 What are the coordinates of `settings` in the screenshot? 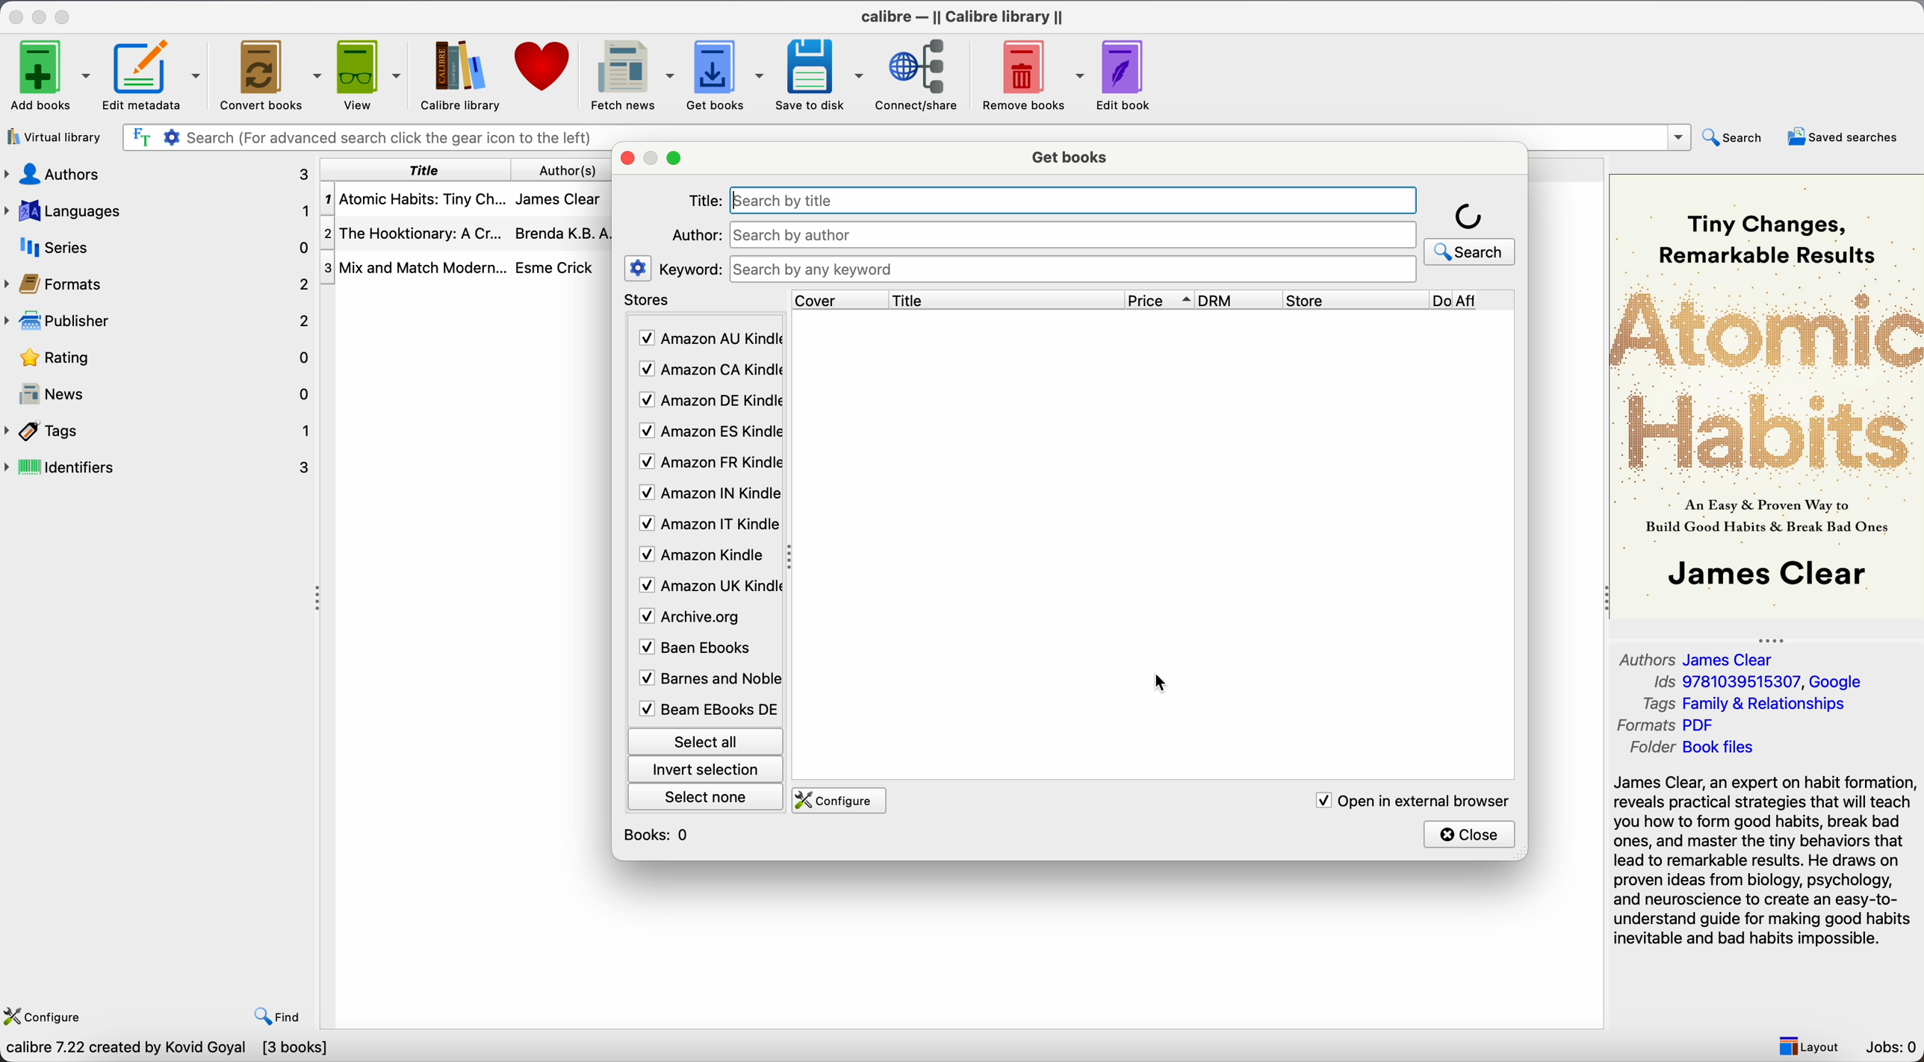 It's located at (637, 268).